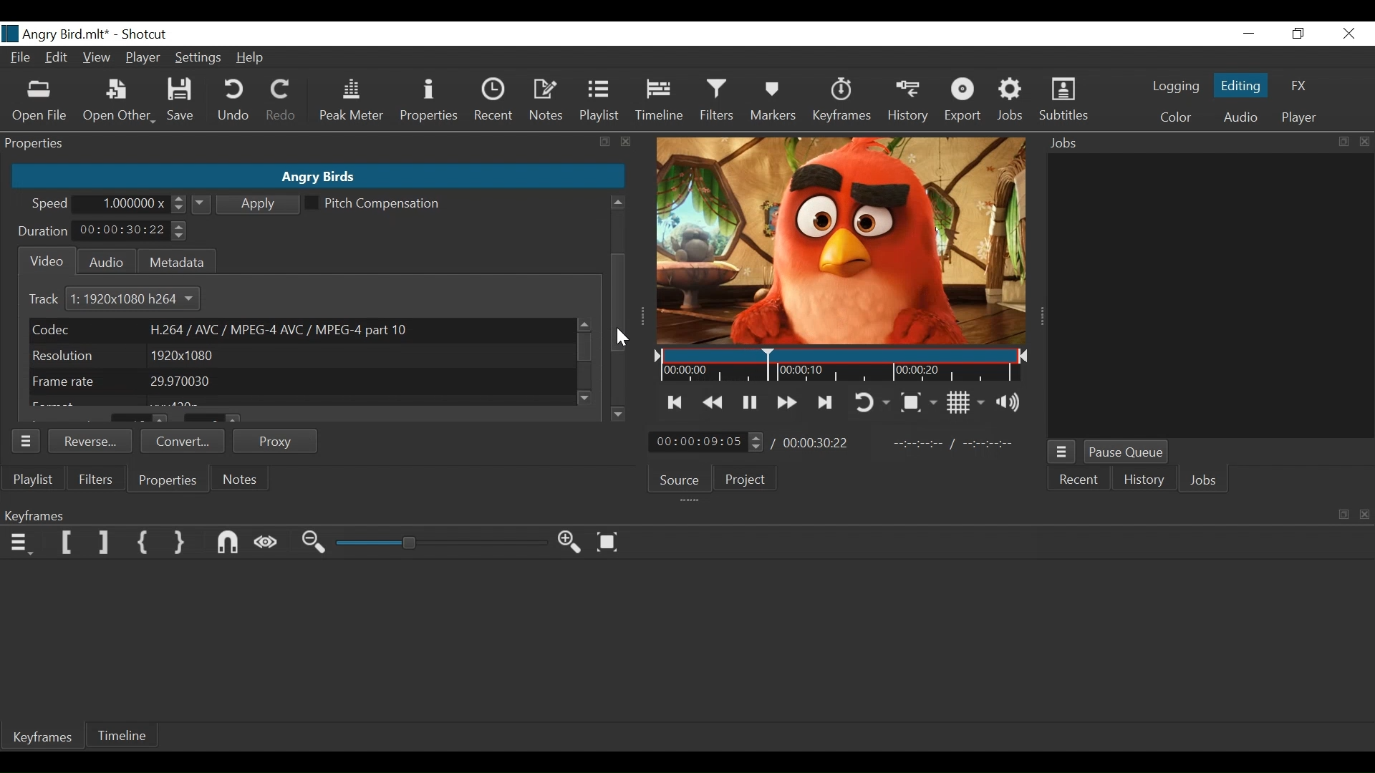 This screenshot has width=1375, height=773. What do you see at coordinates (44, 261) in the screenshot?
I see `Video` at bounding box center [44, 261].